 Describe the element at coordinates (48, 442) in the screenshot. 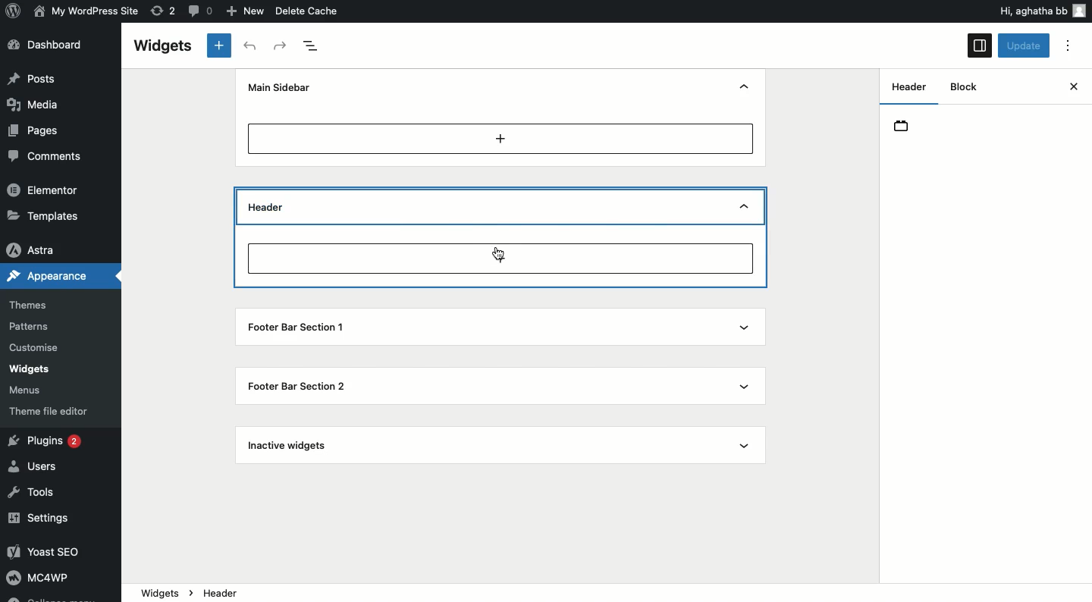

I see `Plugins` at that location.